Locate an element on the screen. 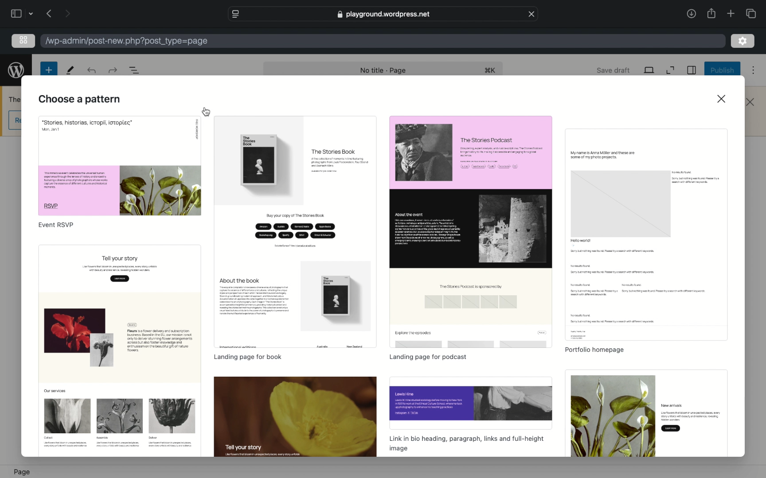 This screenshot has width=766, height=478. obscure icon is located at coordinates (16, 121).